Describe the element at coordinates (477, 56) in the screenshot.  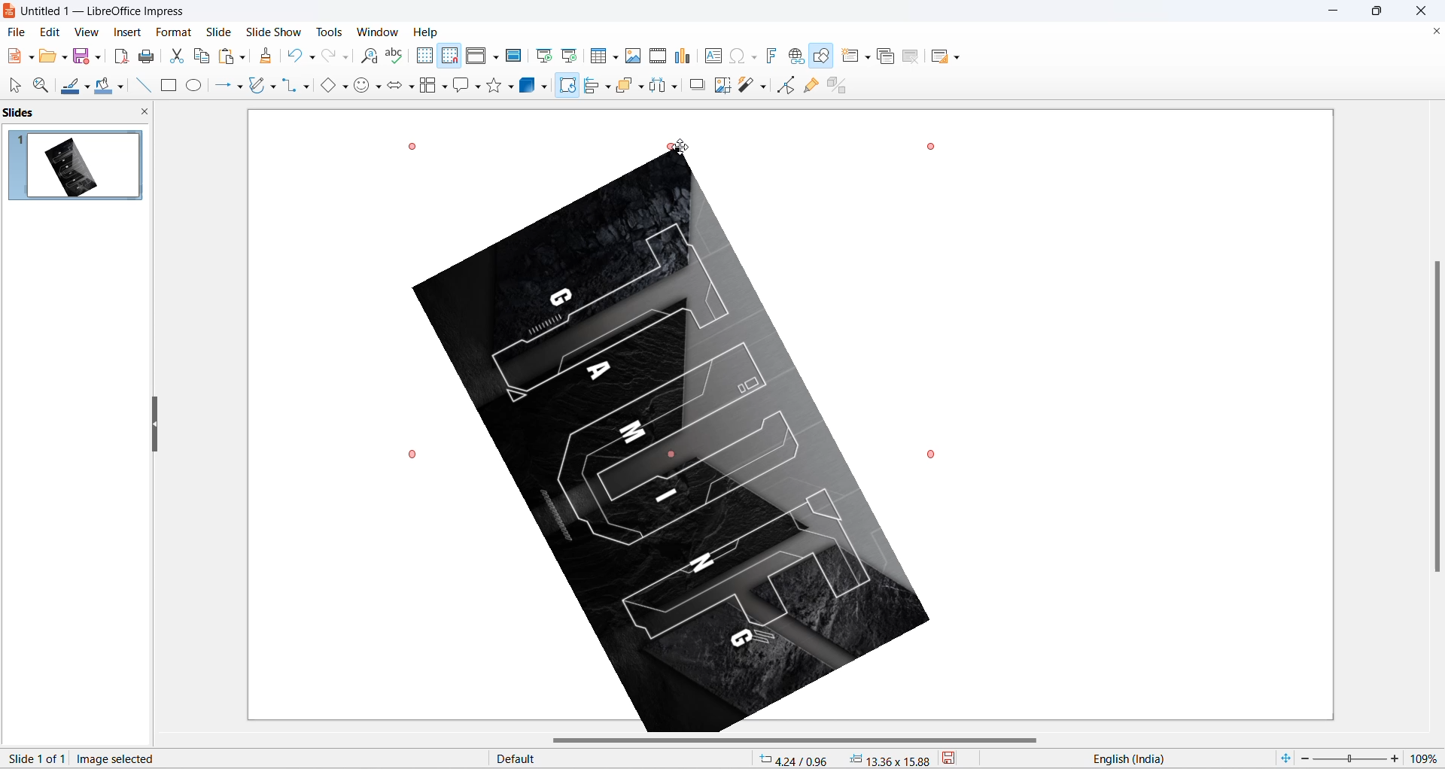
I see `display view` at that location.